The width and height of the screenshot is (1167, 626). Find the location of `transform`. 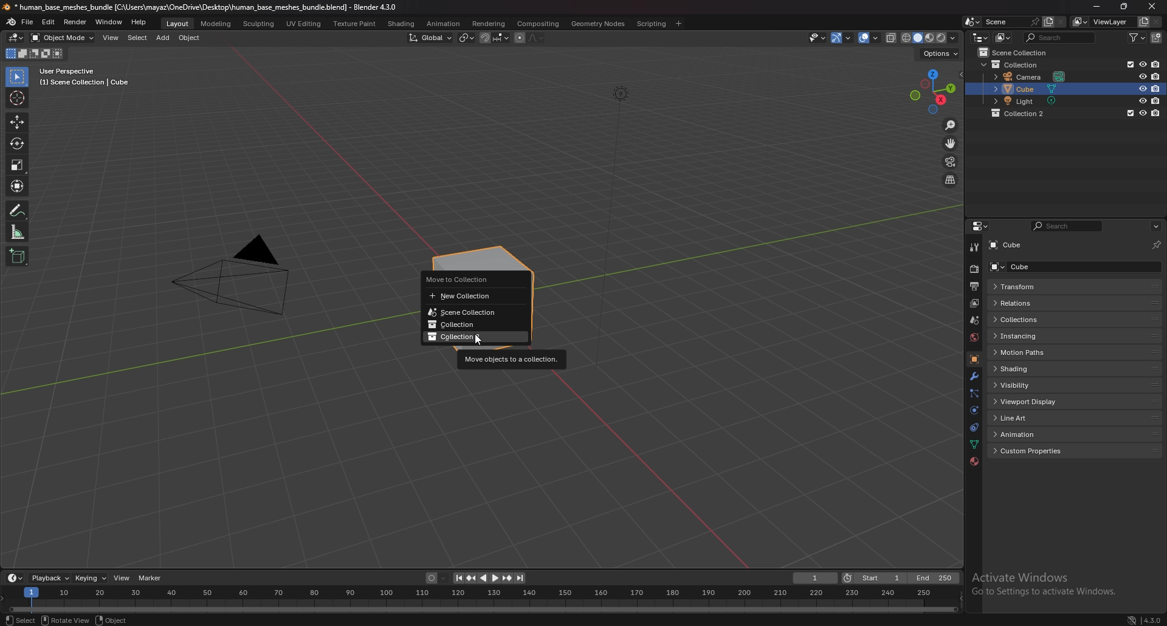

transform is located at coordinates (19, 185).